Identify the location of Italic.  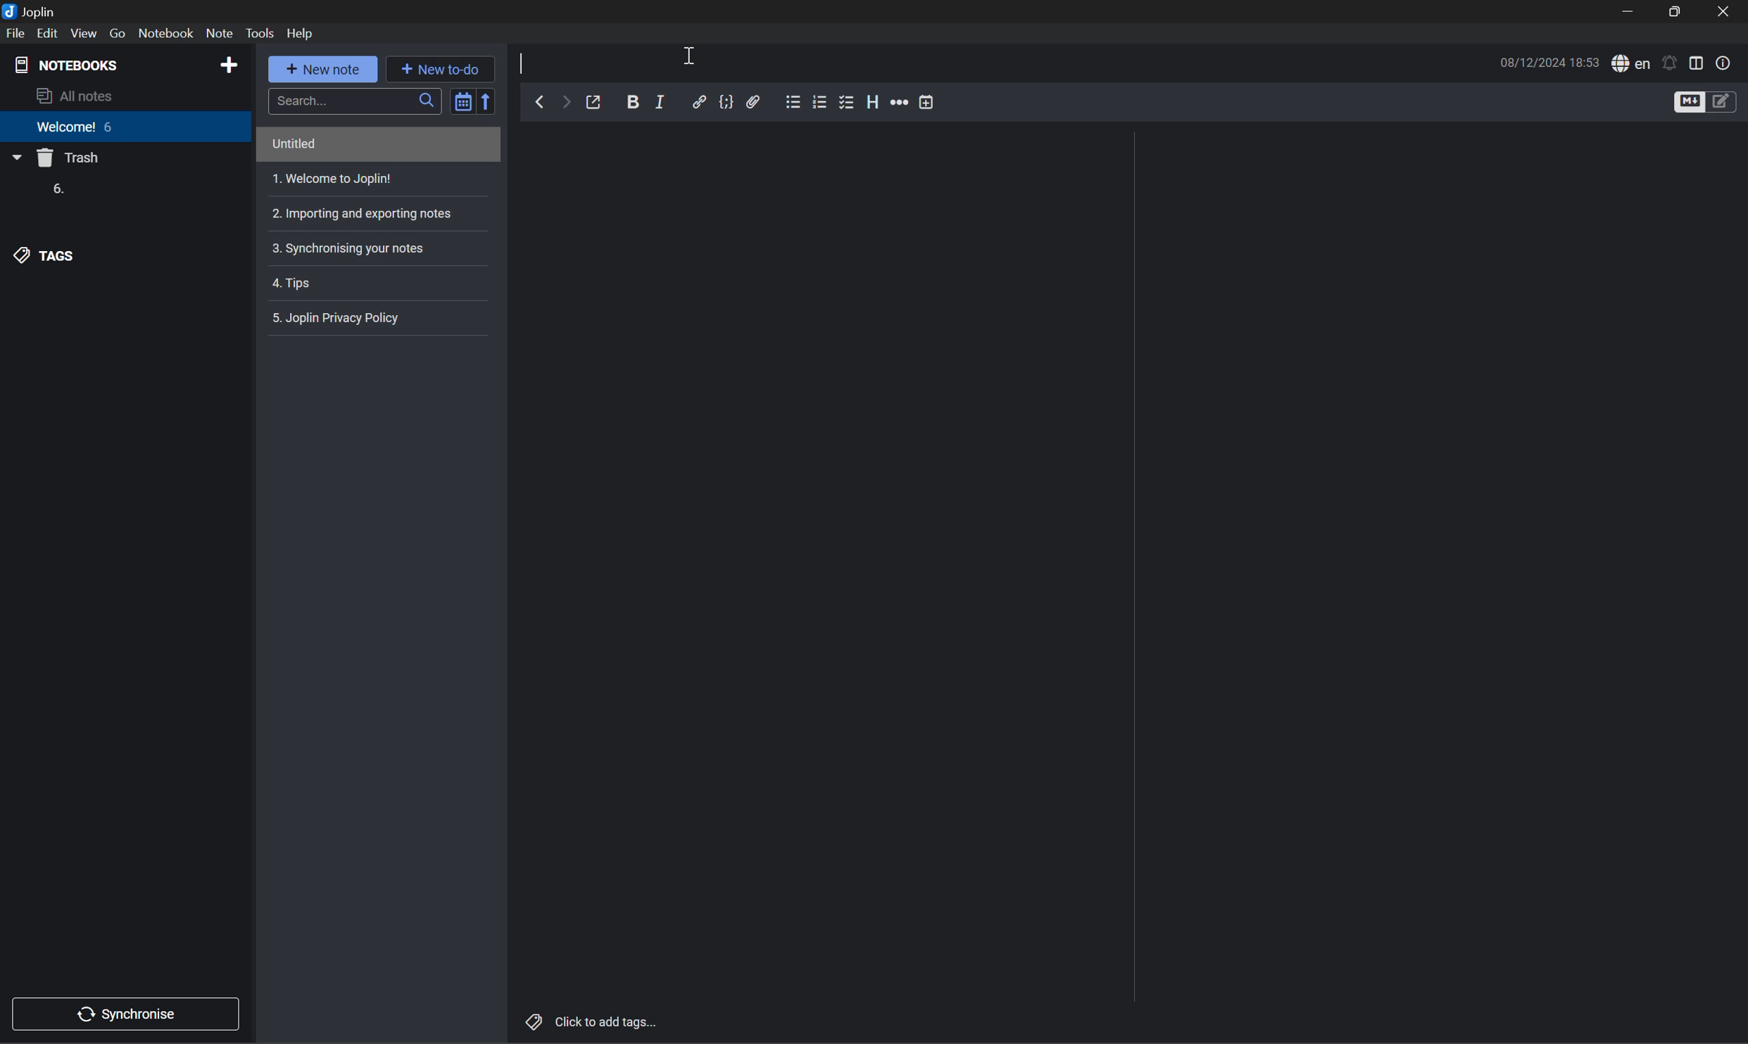
(663, 101).